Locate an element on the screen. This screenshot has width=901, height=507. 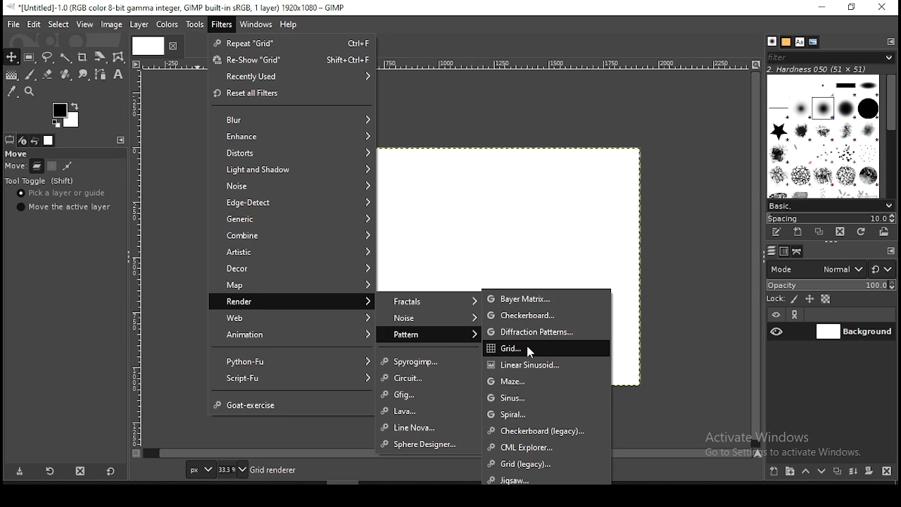
duplicate brush is located at coordinates (821, 232).